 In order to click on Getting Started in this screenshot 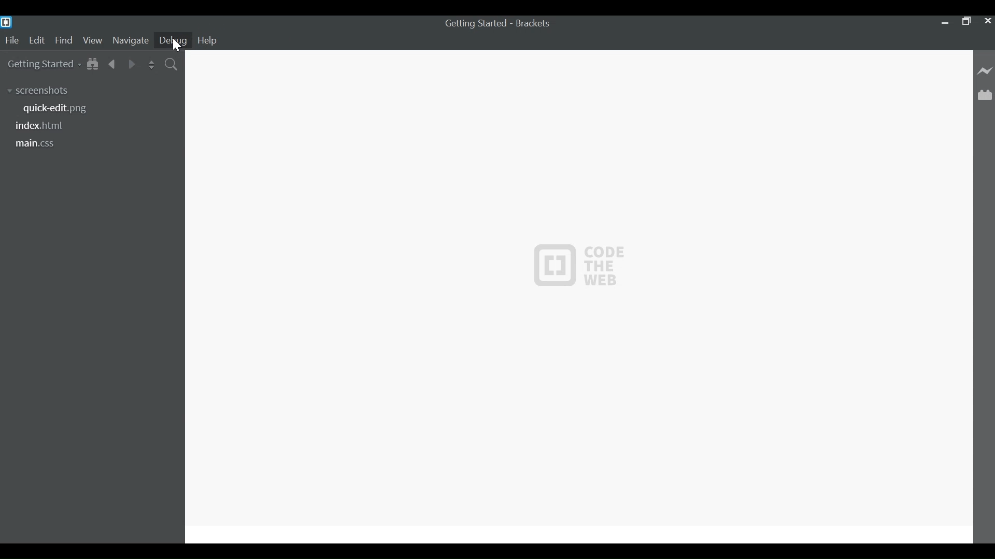, I will do `click(44, 64)`.